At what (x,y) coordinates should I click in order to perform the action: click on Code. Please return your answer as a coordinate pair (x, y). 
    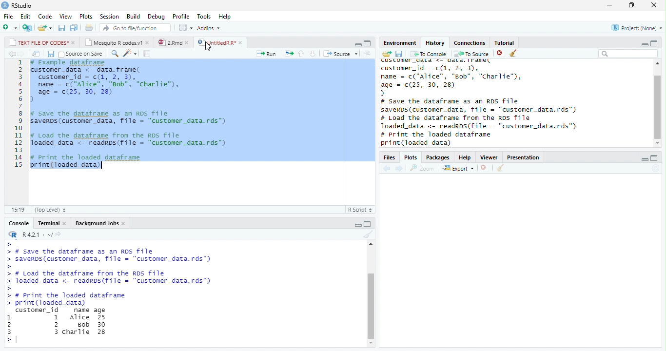
    Looking at the image, I should click on (45, 17).